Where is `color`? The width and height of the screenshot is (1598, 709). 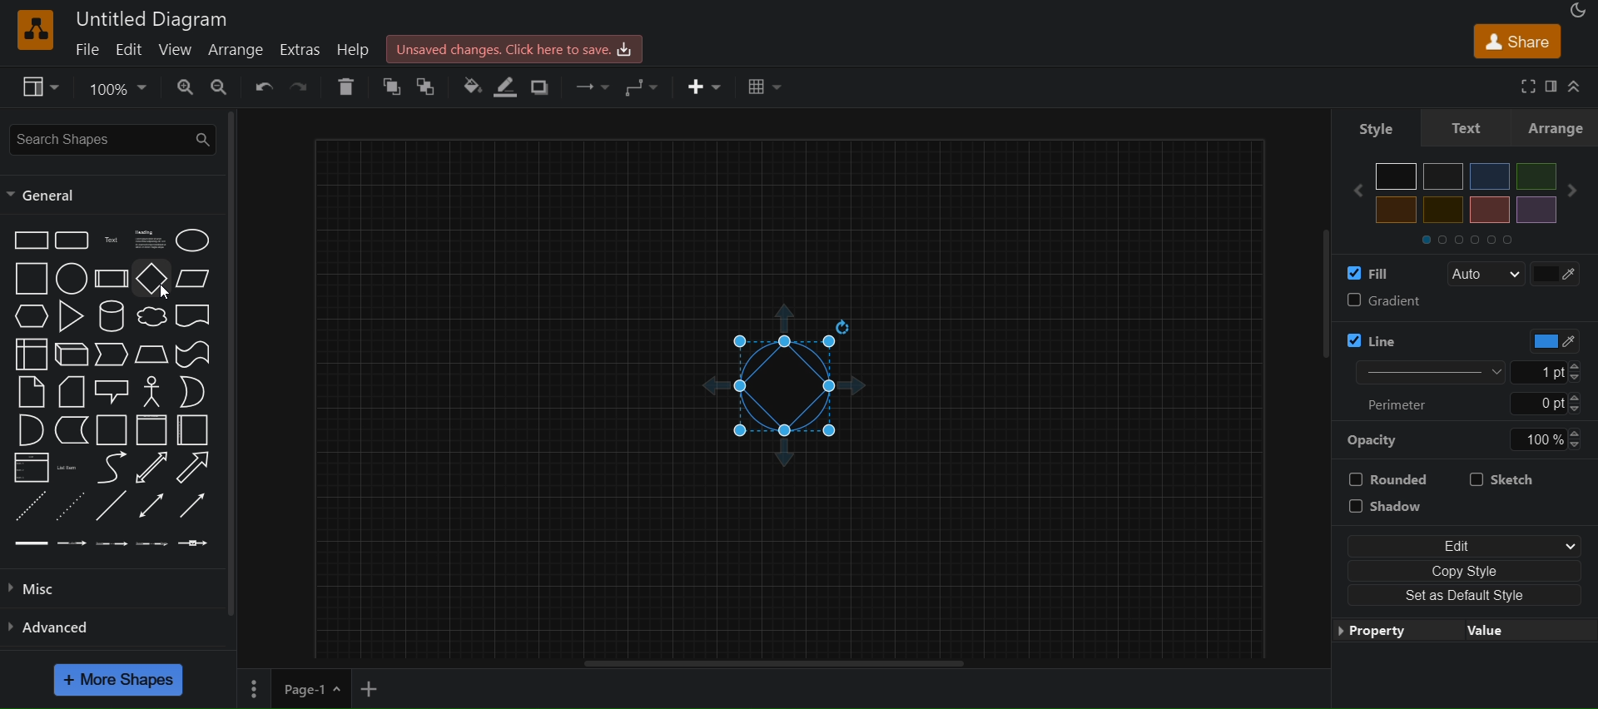
color is located at coordinates (1546, 340).